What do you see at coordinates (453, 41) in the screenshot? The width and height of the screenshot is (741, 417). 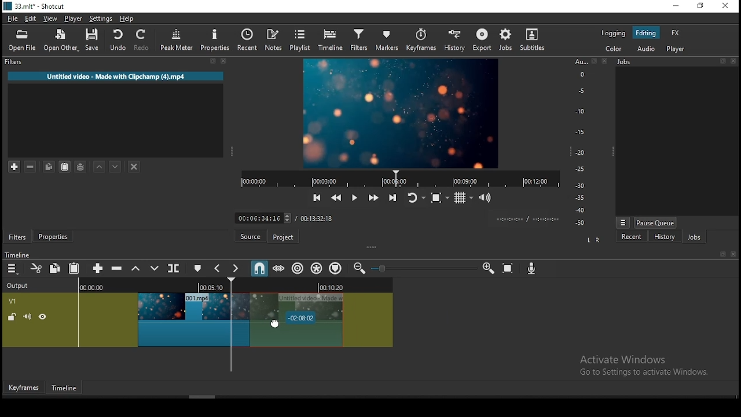 I see `history` at bounding box center [453, 41].